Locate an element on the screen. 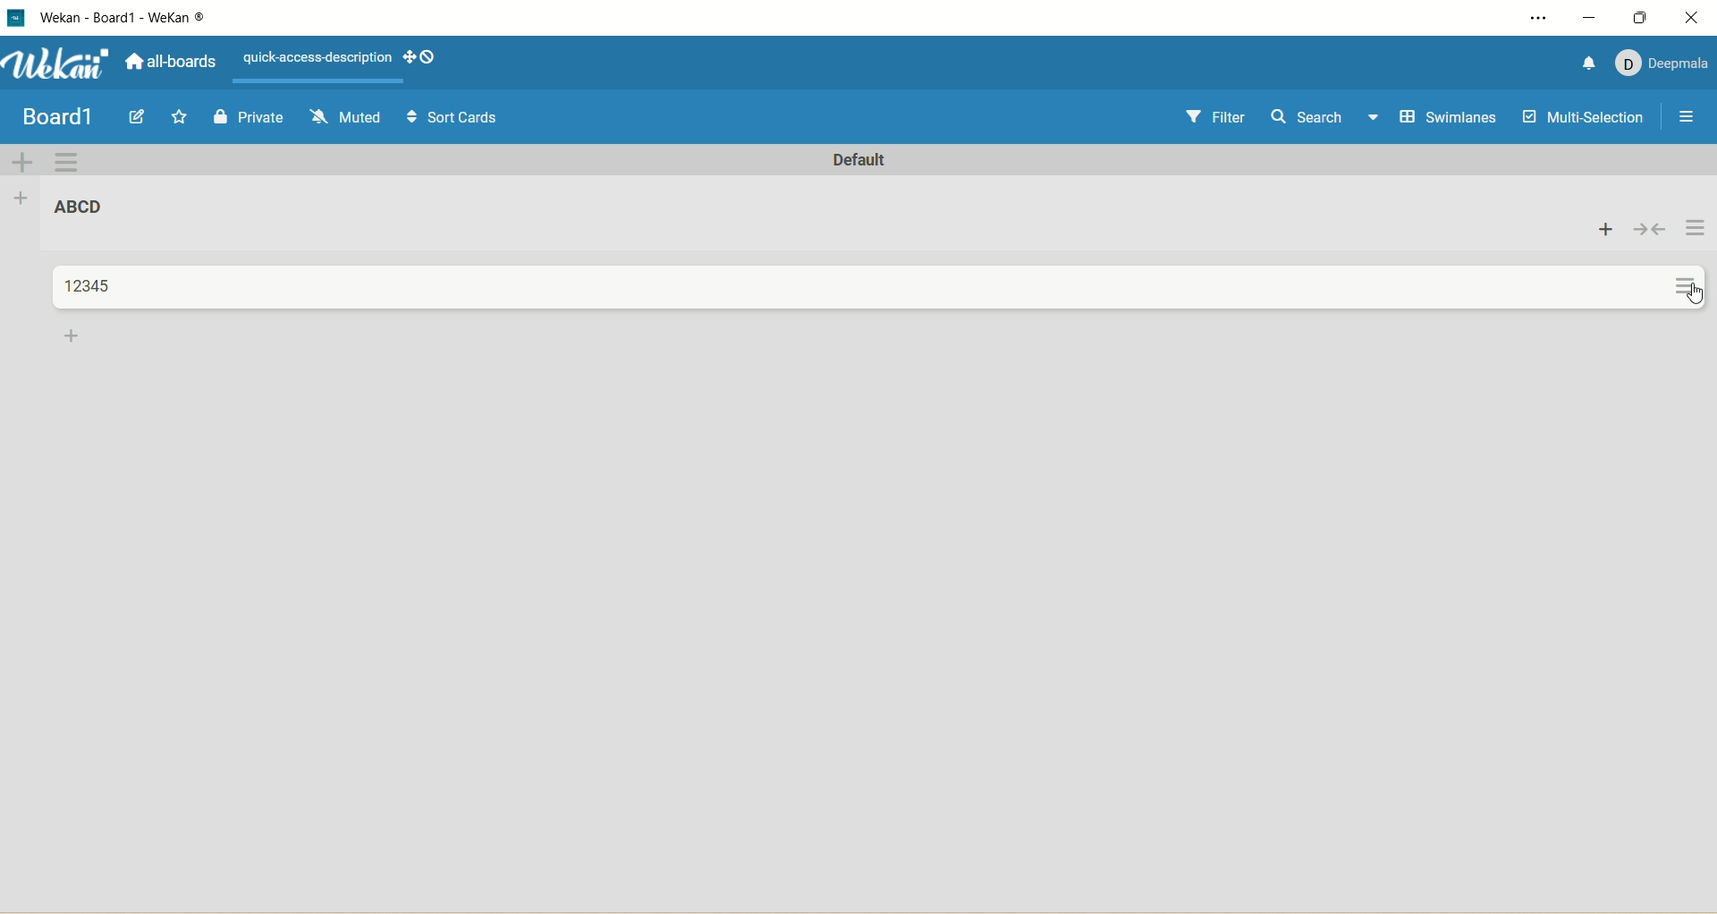 The width and height of the screenshot is (1717, 914). add list is located at coordinates (24, 202).